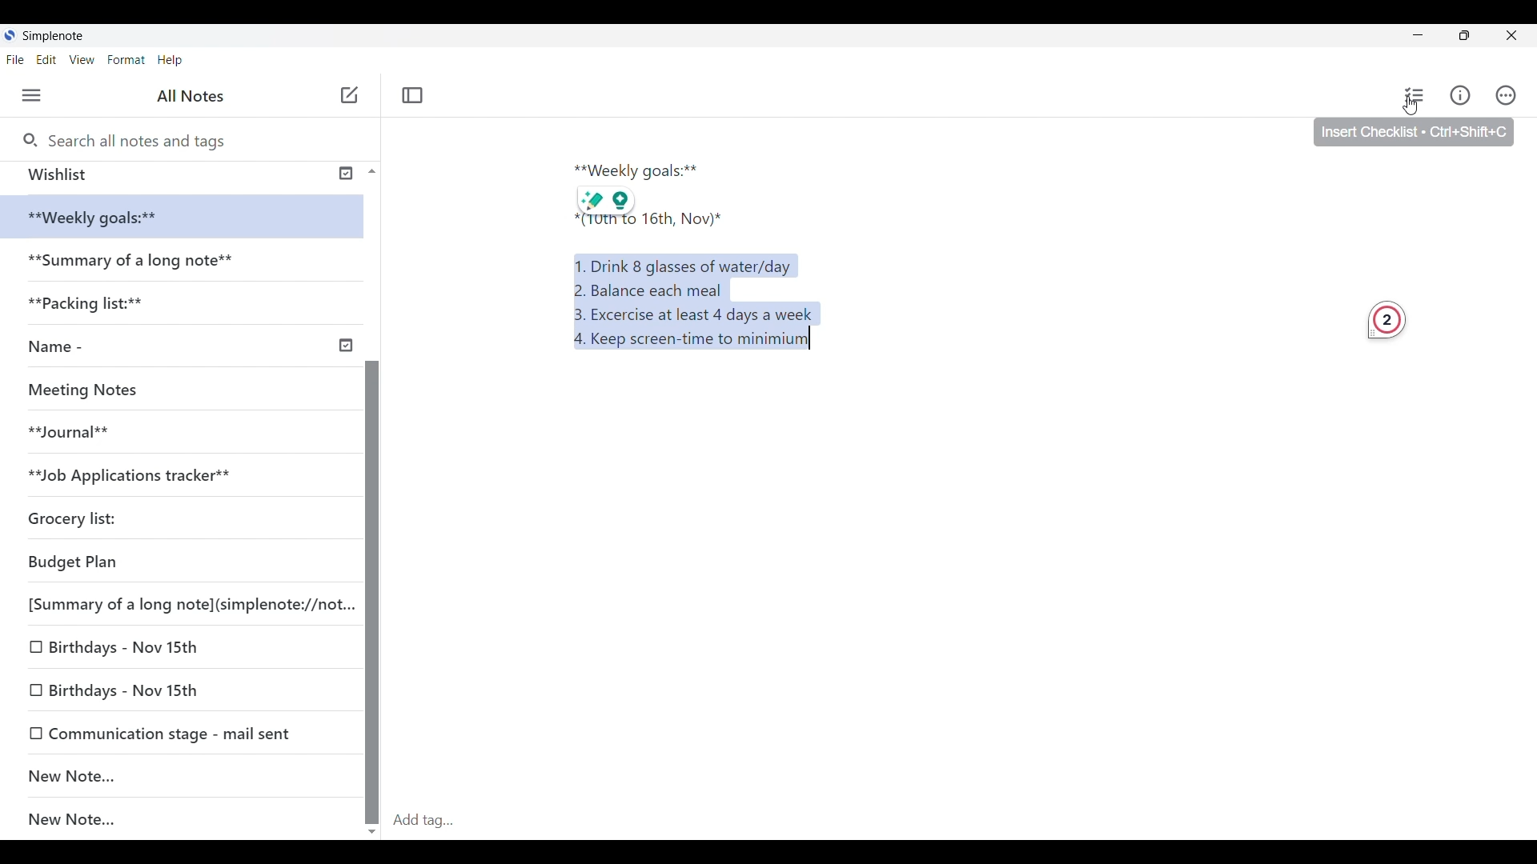 The image size is (1537, 864). What do you see at coordinates (137, 138) in the screenshot?
I see `Search all notes and tags` at bounding box center [137, 138].